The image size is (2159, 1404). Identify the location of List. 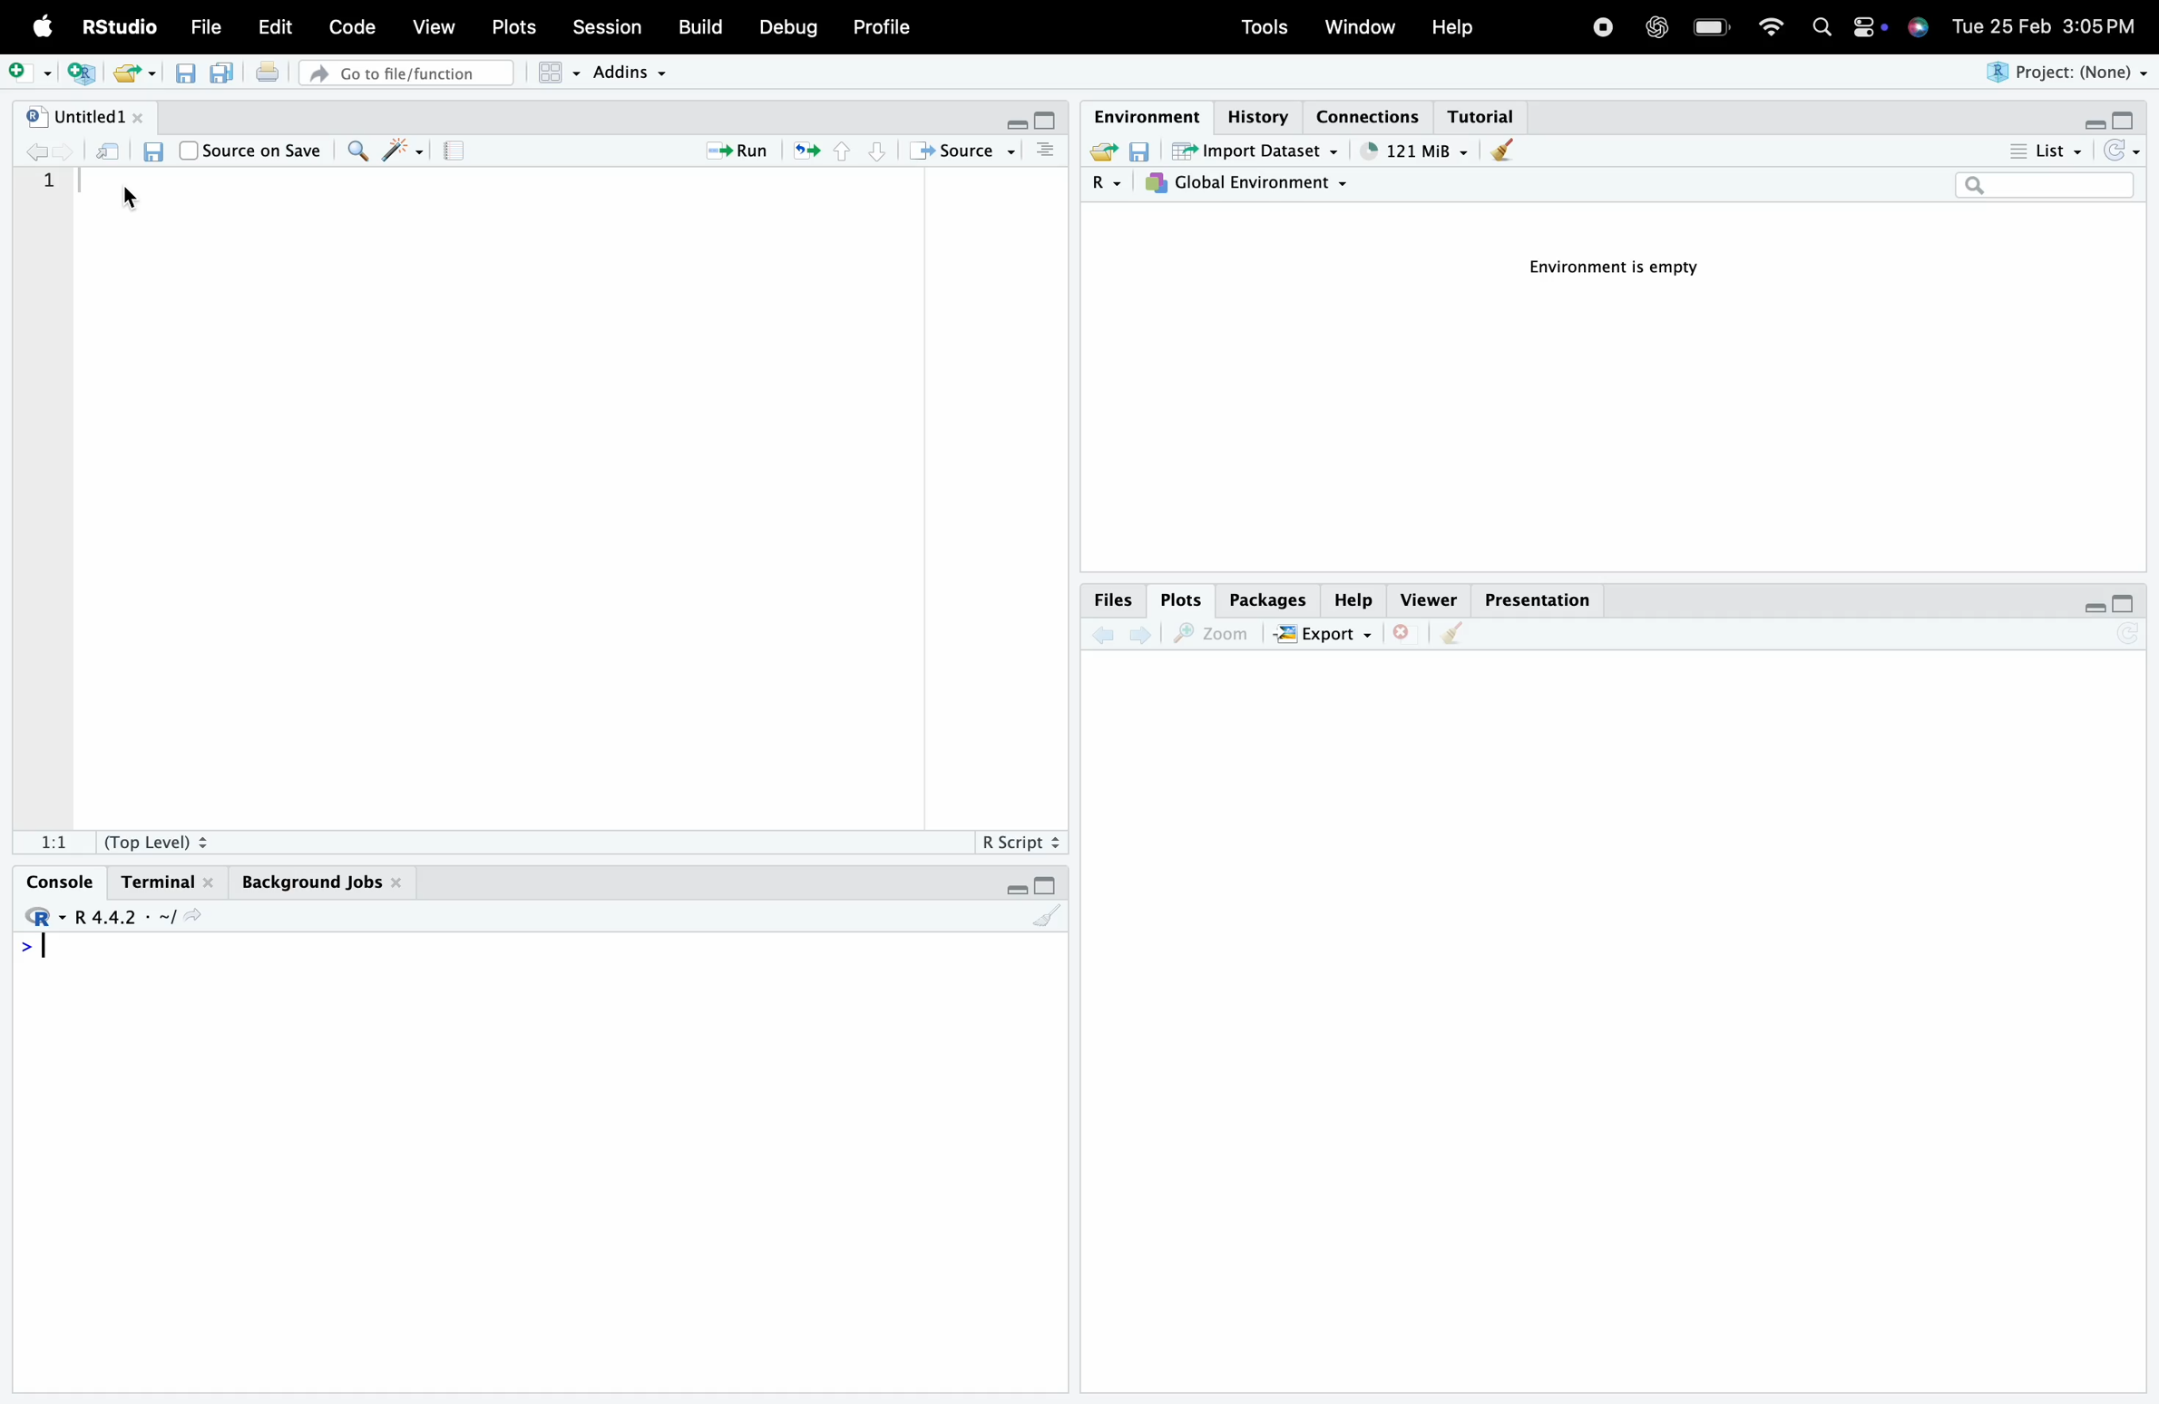
(2047, 151).